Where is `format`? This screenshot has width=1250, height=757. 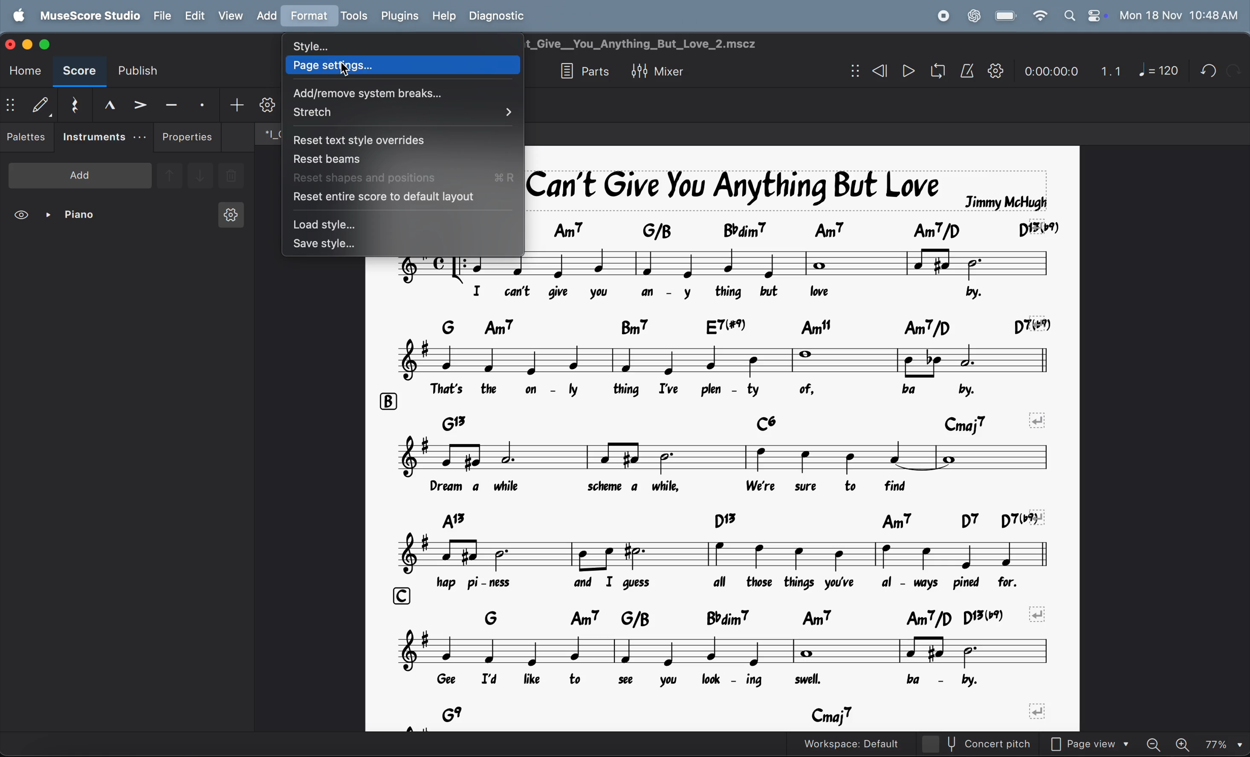
format is located at coordinates (308, 16).